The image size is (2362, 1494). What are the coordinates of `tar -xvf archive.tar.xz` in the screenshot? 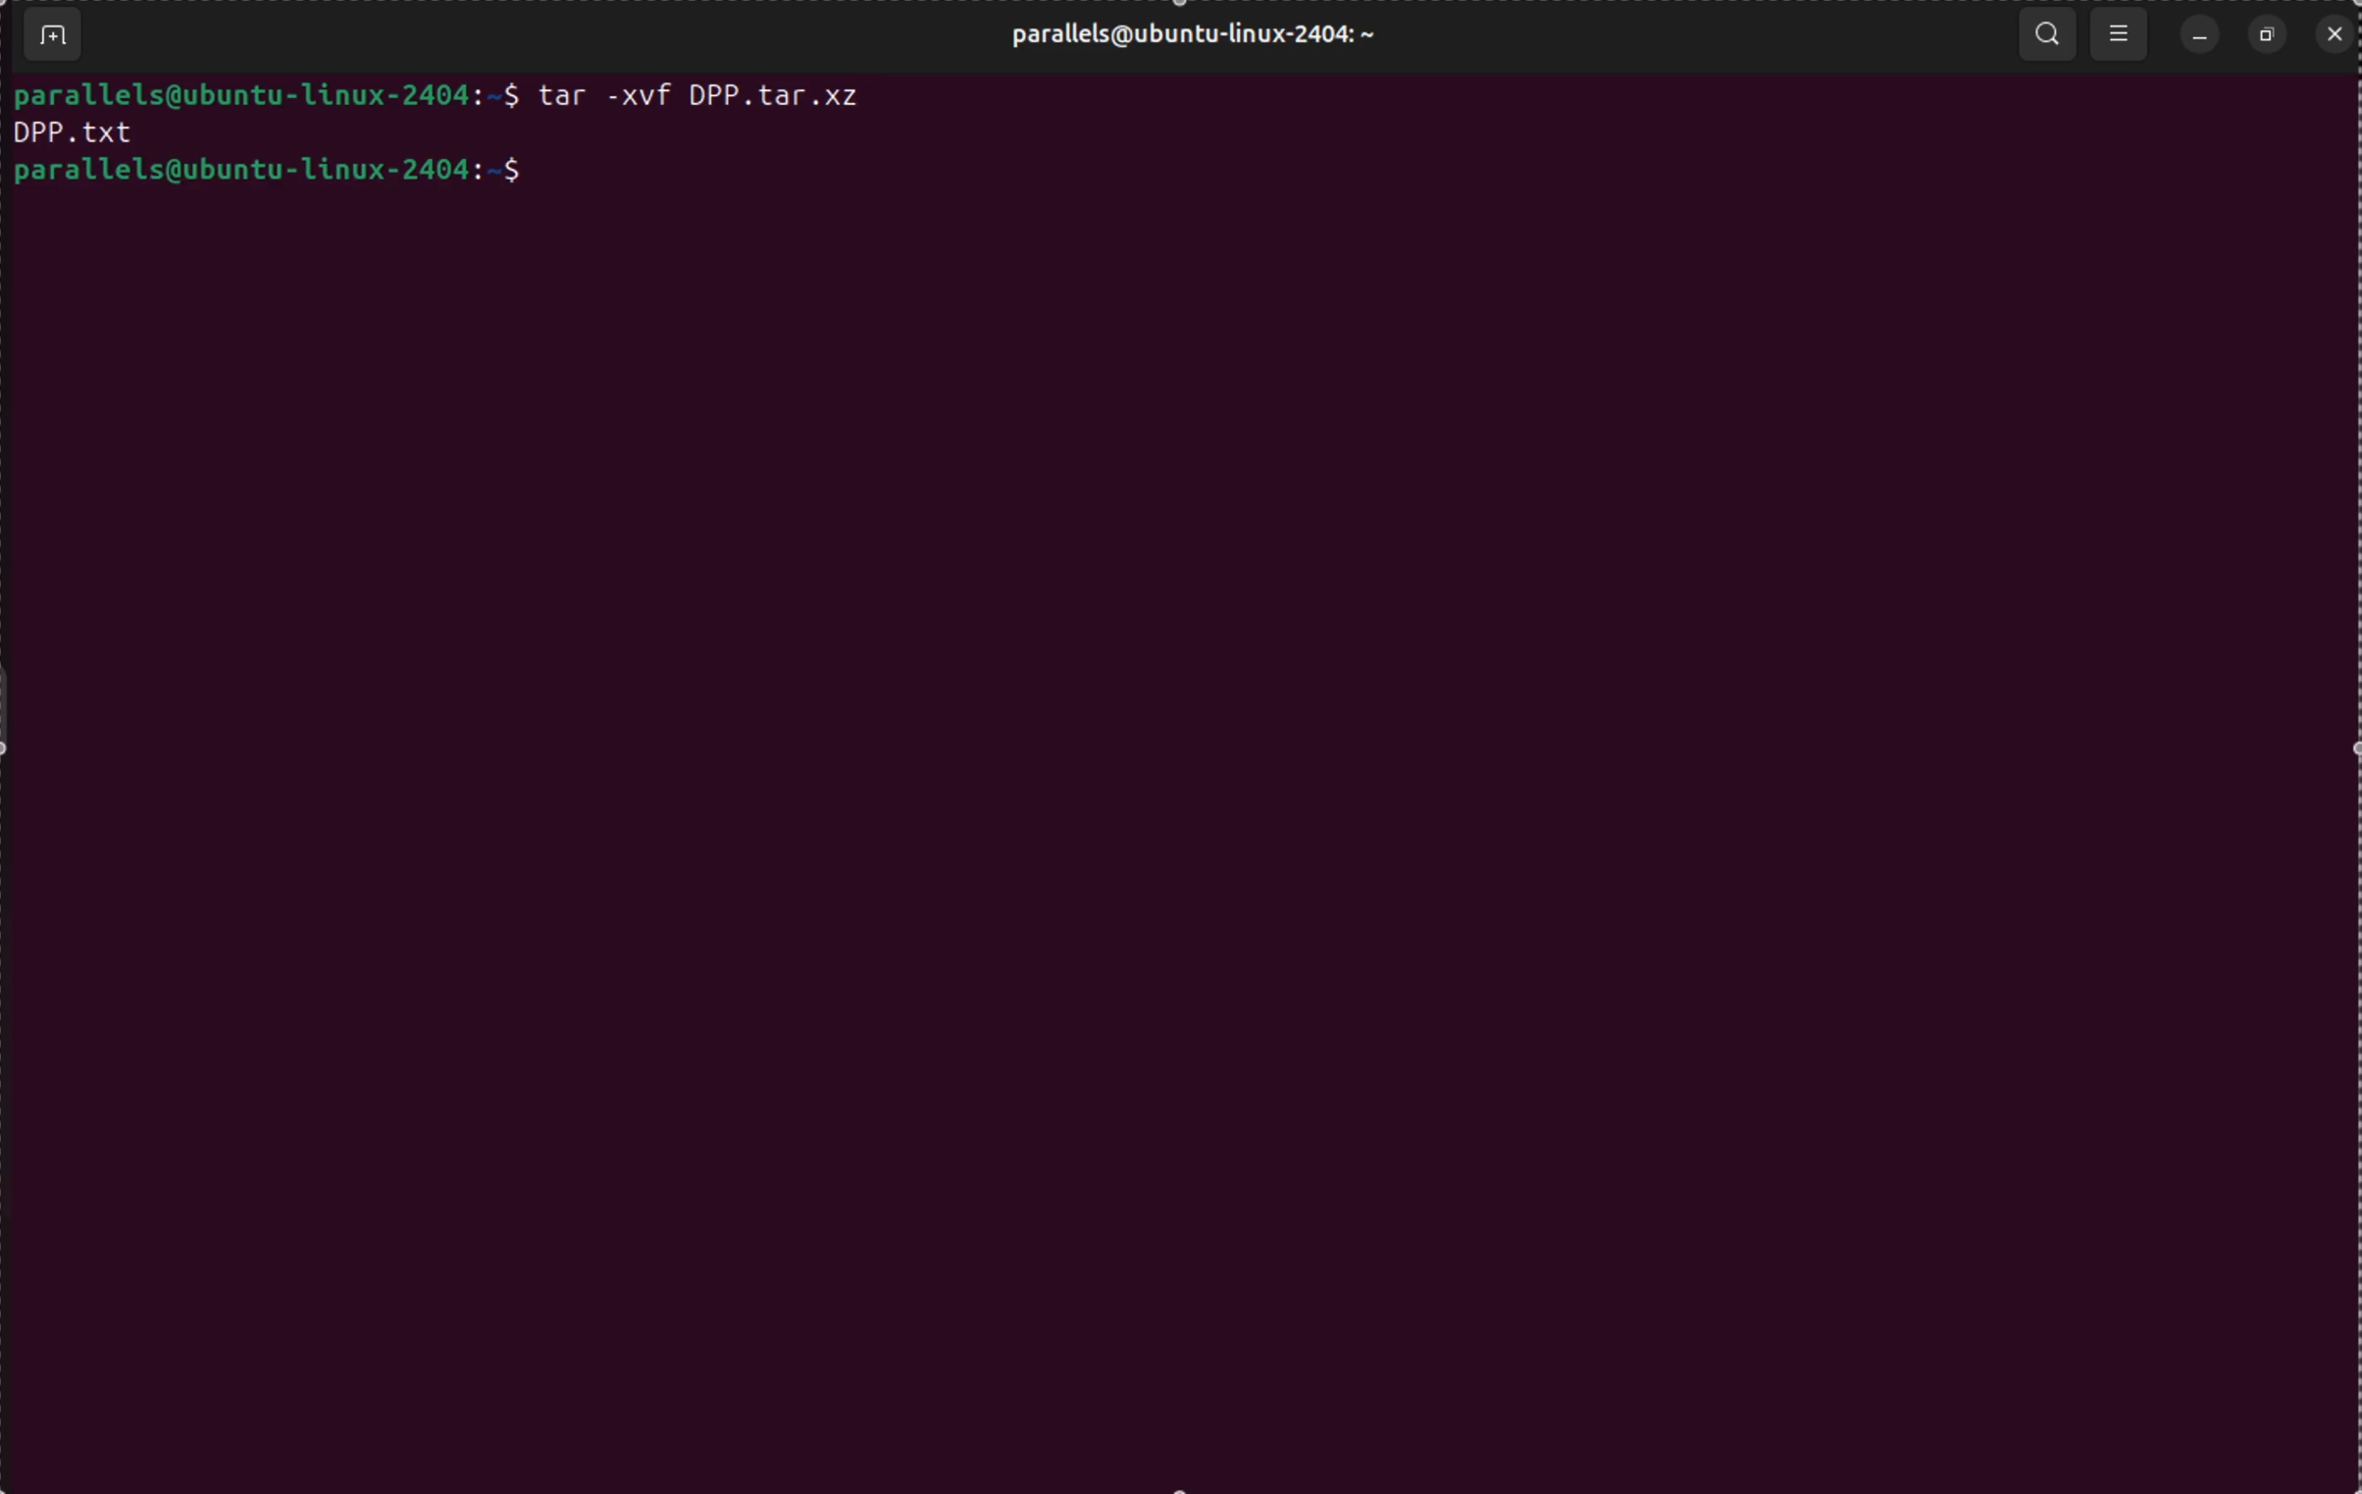 It's located at (701, 98).